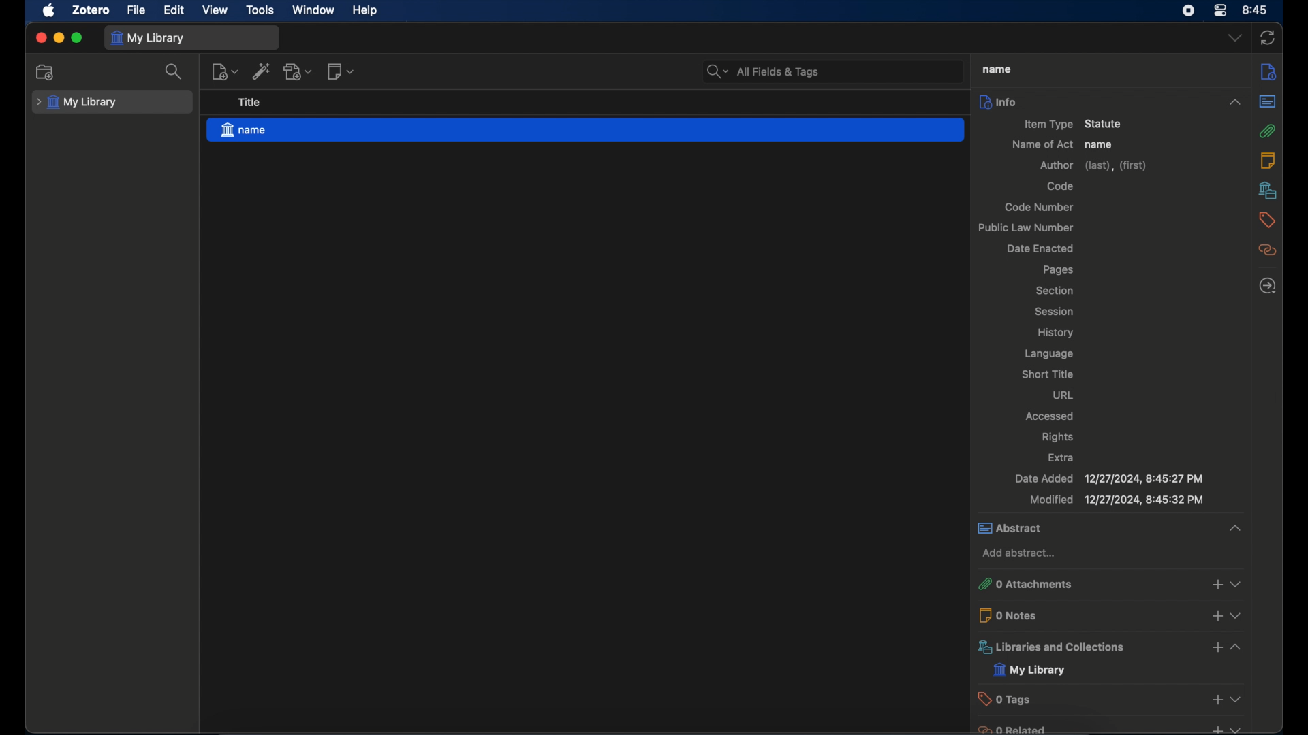  What do you see at coordinates (78, 103) in the screenshot?
I see `my library` at bounding box center [78, 103].